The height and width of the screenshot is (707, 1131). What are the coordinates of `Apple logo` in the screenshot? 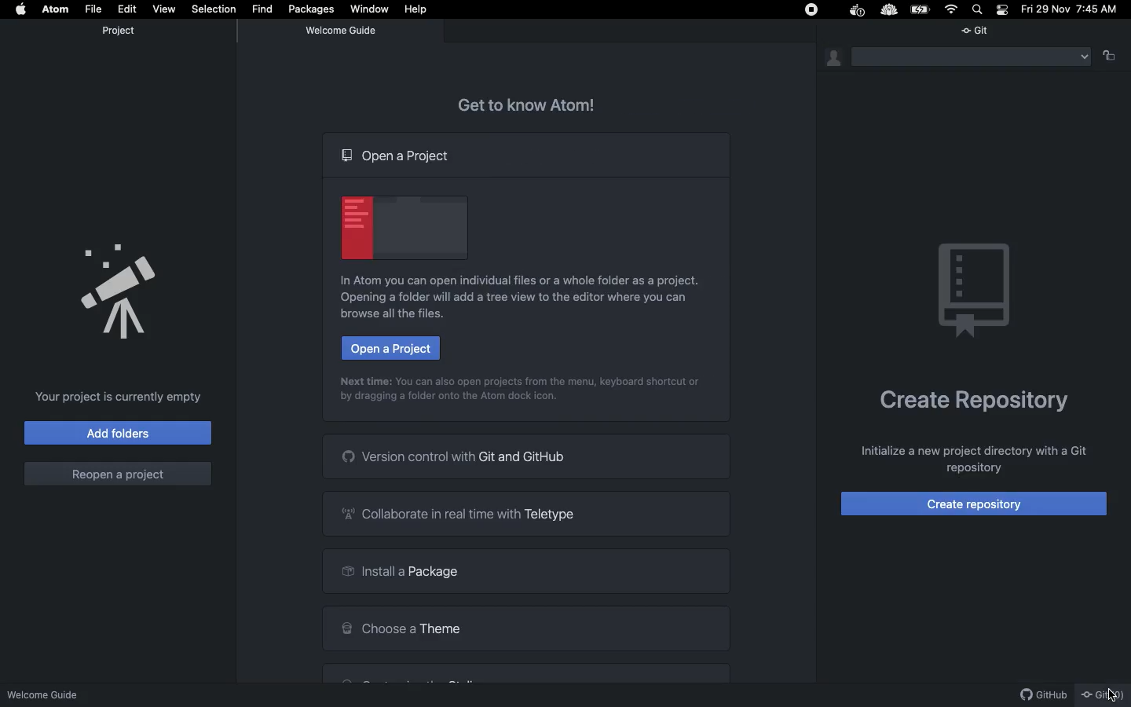 It's located at (23, 9).